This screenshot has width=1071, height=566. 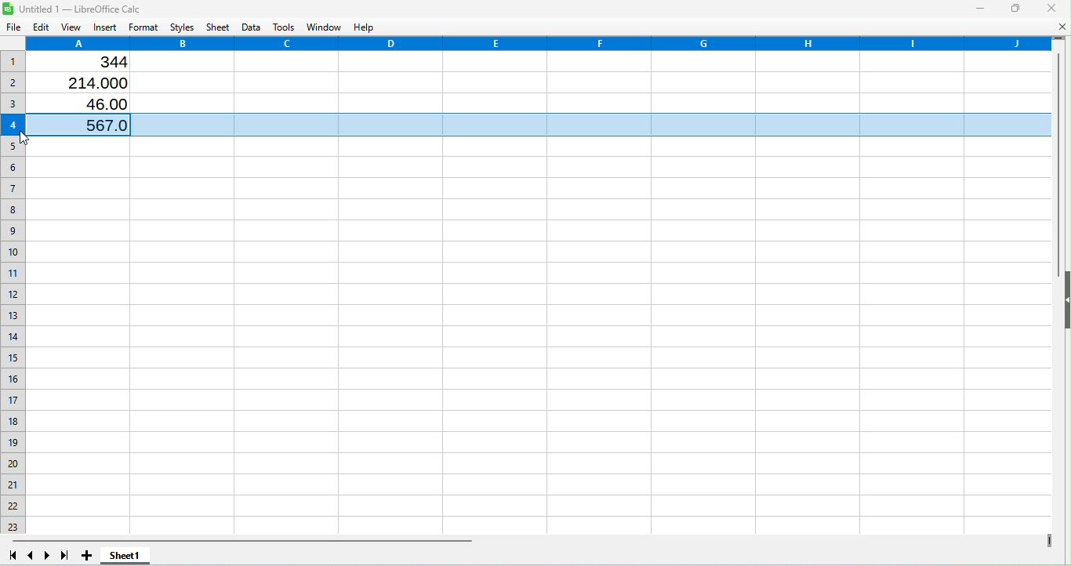 What do you see at coordinates (72, 28) in the screenshot?
I see `View` at bounding box center [72, 28].